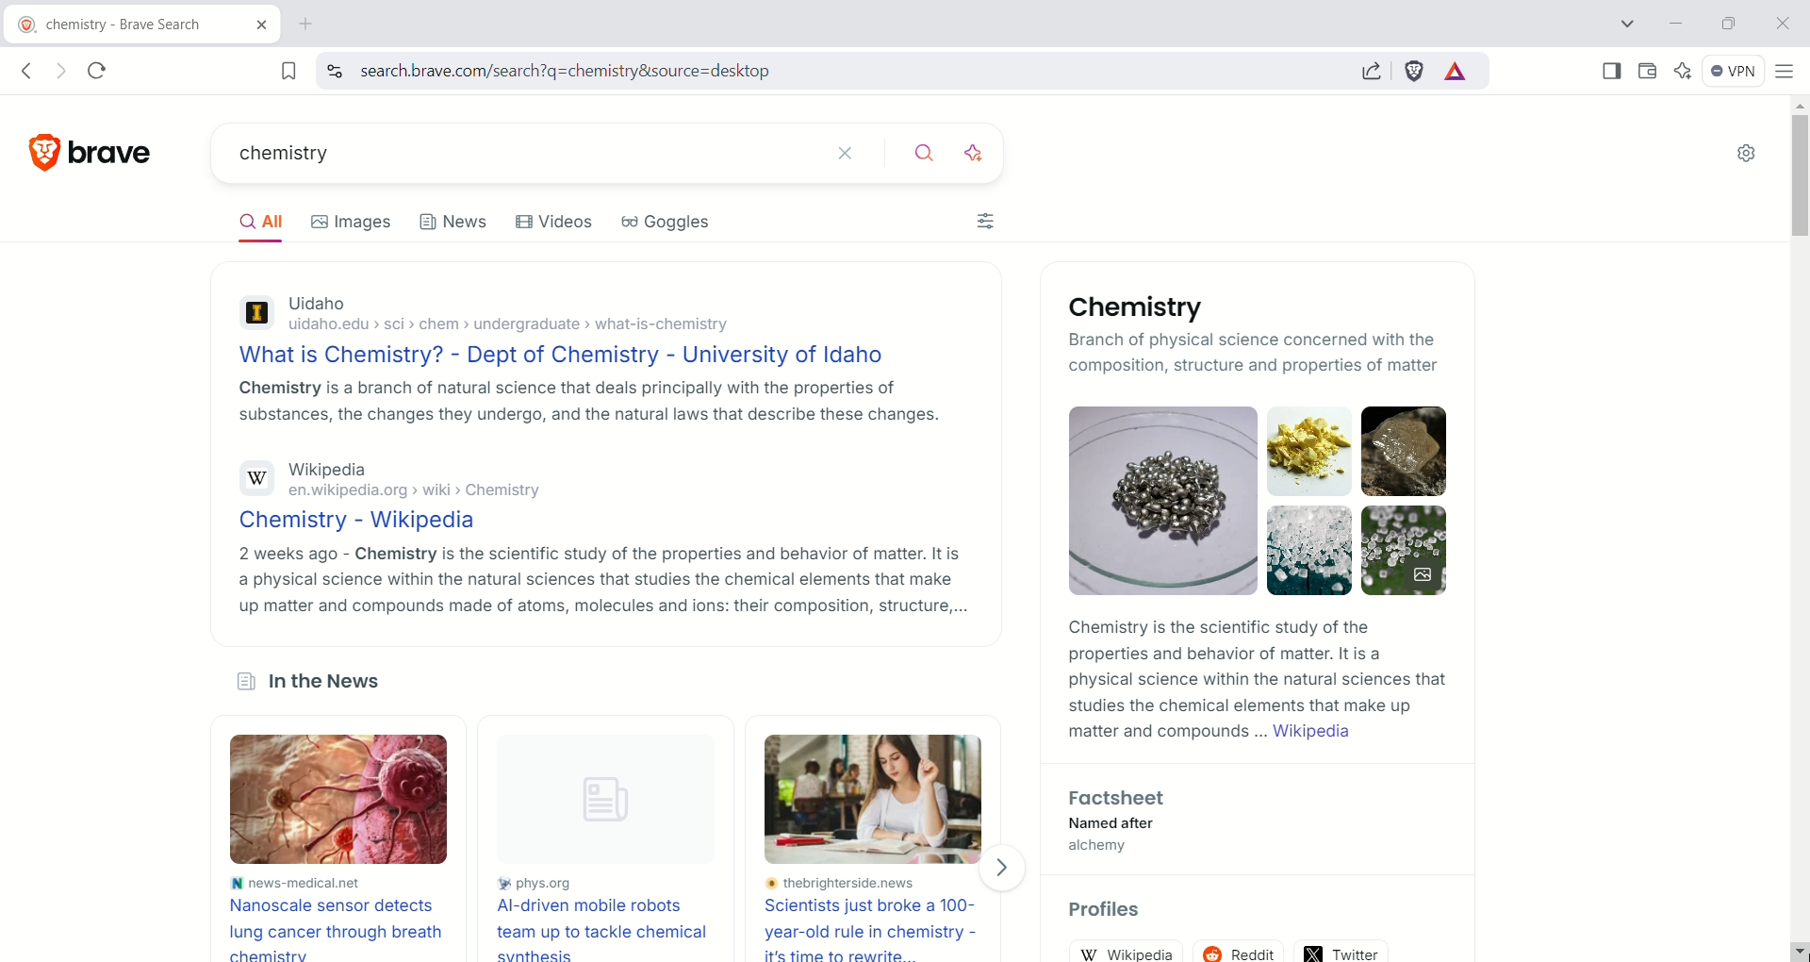 This screenshot has width=1810, height=962. Describe the element at coordinates (118, 146) in the screenshot. I see `brave` at that location.